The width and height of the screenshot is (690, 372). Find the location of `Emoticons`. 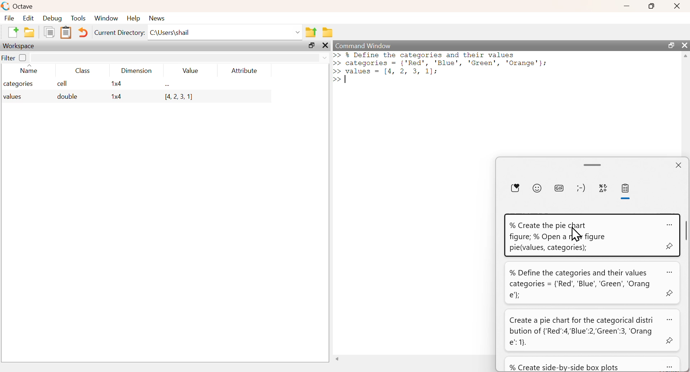

Emoticons is located at coordinates (581, 188).